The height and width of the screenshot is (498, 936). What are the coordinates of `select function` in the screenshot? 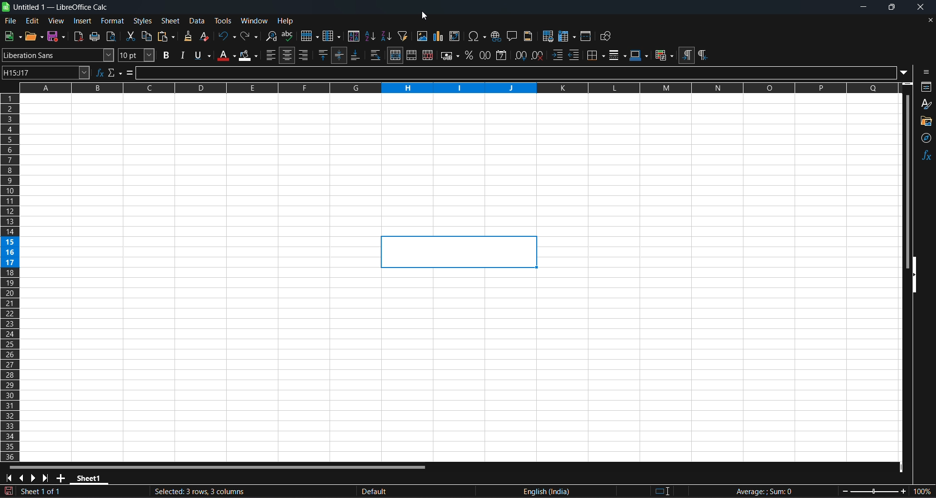 It's located at (117, 72).